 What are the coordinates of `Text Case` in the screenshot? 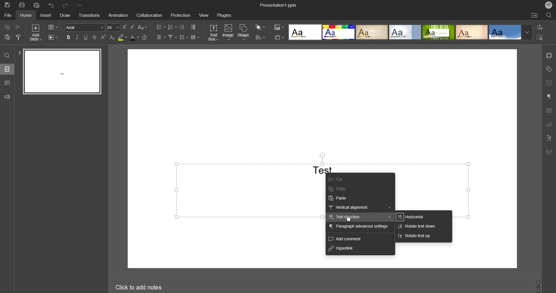 It's located at (143, 27).